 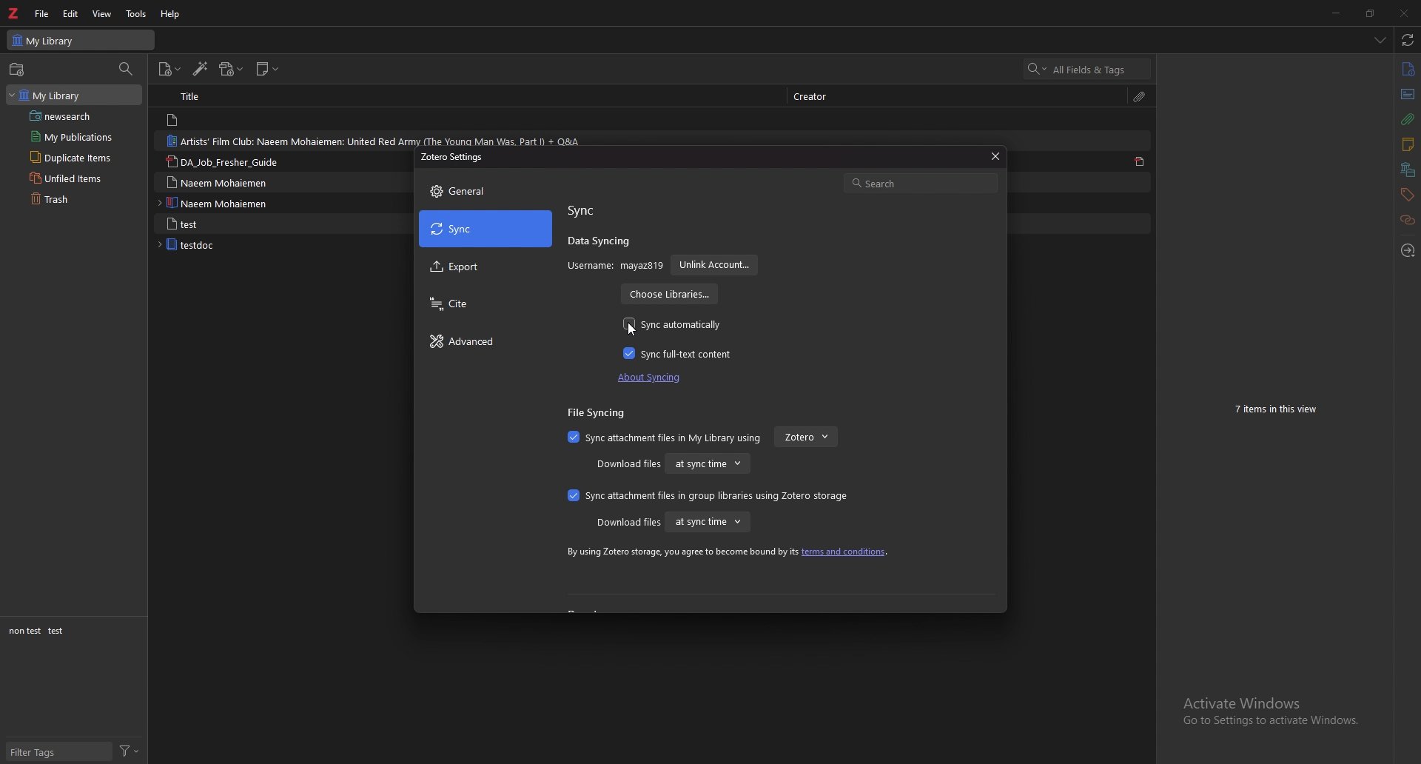 I want to click on naeem mohaiemen, so click(x=224, y=203).